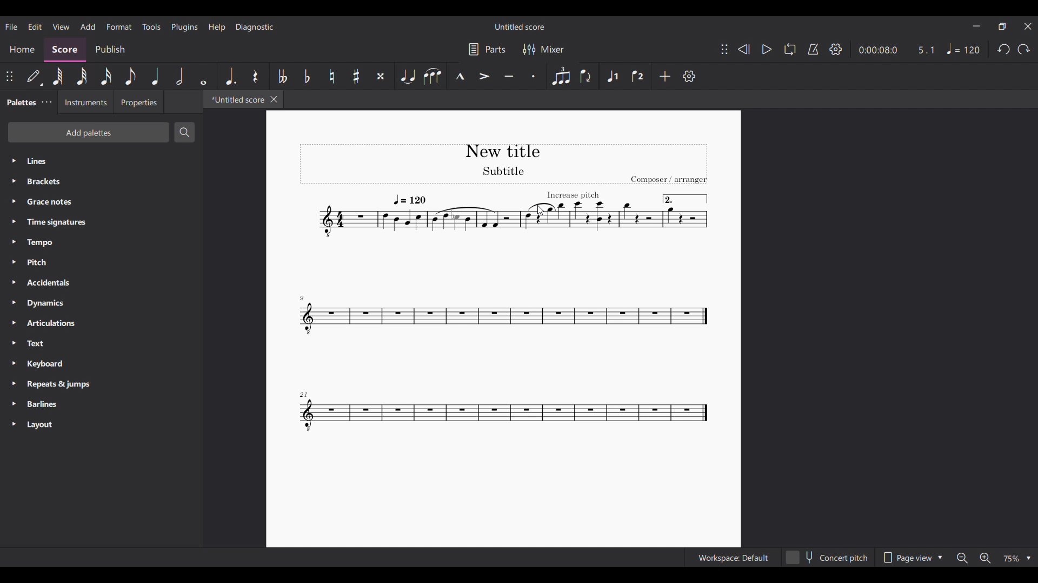 This screenshot has width=1038, height=583. I want to click on Palette settings, so click(47, 102).